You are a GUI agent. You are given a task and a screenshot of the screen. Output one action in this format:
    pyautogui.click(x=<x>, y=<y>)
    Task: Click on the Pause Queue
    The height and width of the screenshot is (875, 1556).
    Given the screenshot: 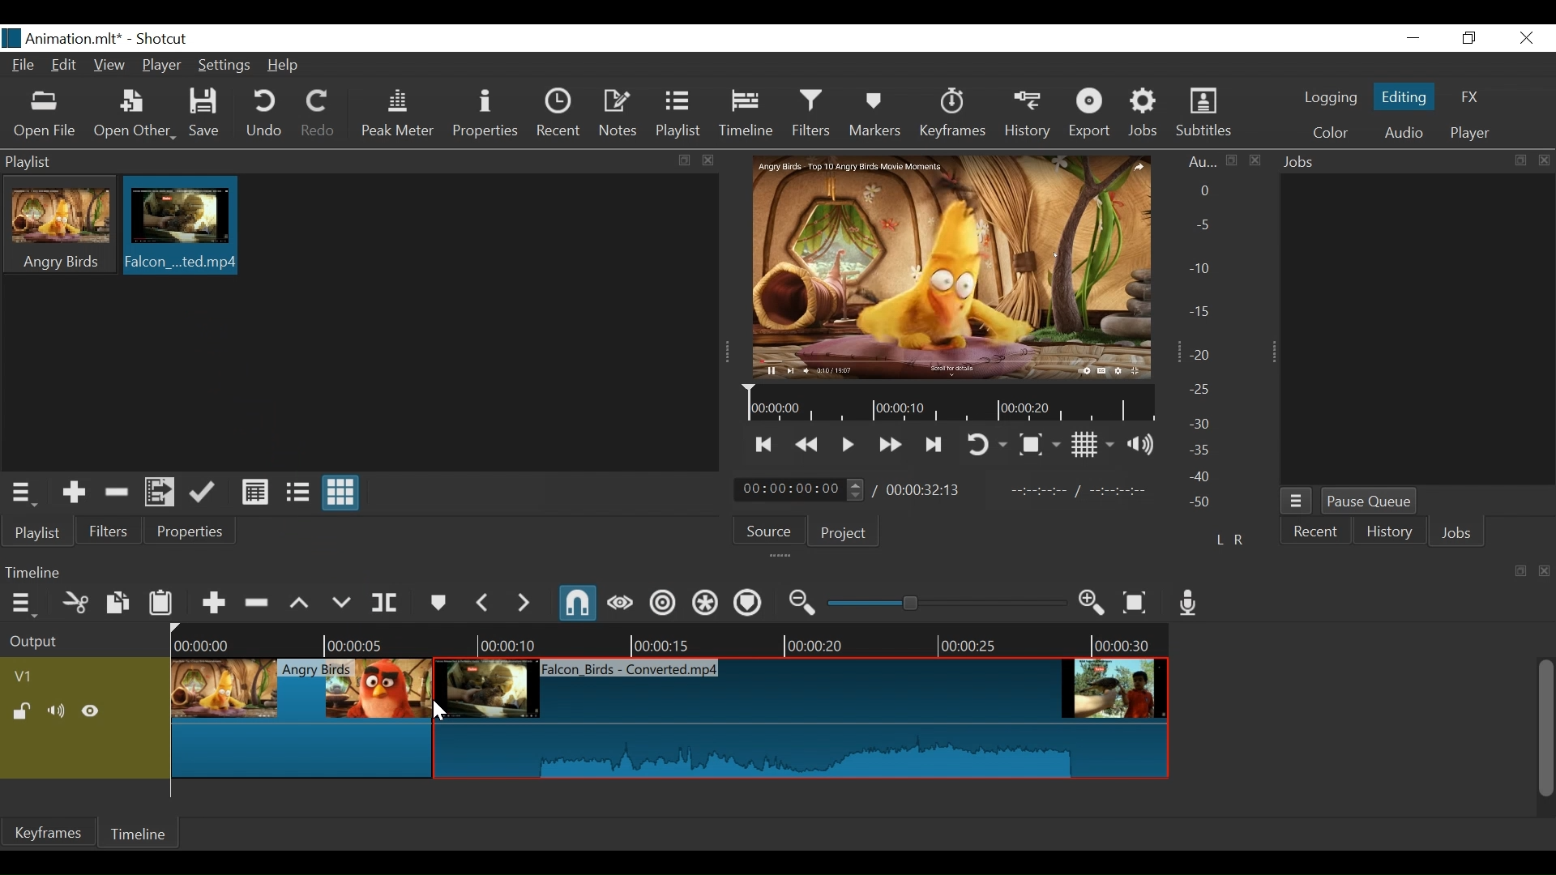 What is the action you would take?
    pyautogui.click(x=1369, y=502)
    